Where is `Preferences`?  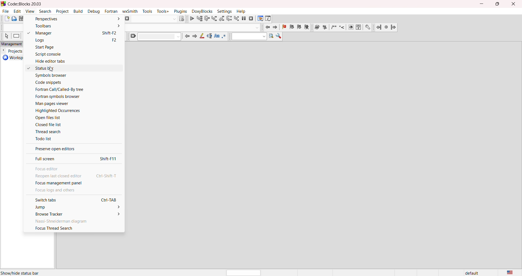
Preferences is located at coordinates (368, 27).